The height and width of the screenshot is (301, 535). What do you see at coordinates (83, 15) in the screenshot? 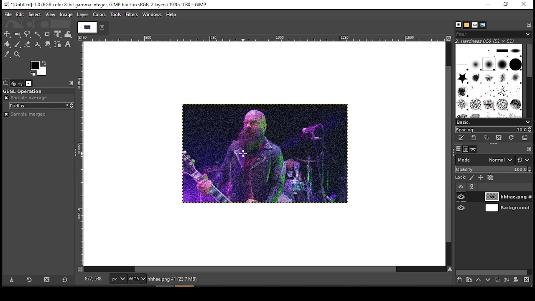
I see `layer` at bounding box center [83, 15].